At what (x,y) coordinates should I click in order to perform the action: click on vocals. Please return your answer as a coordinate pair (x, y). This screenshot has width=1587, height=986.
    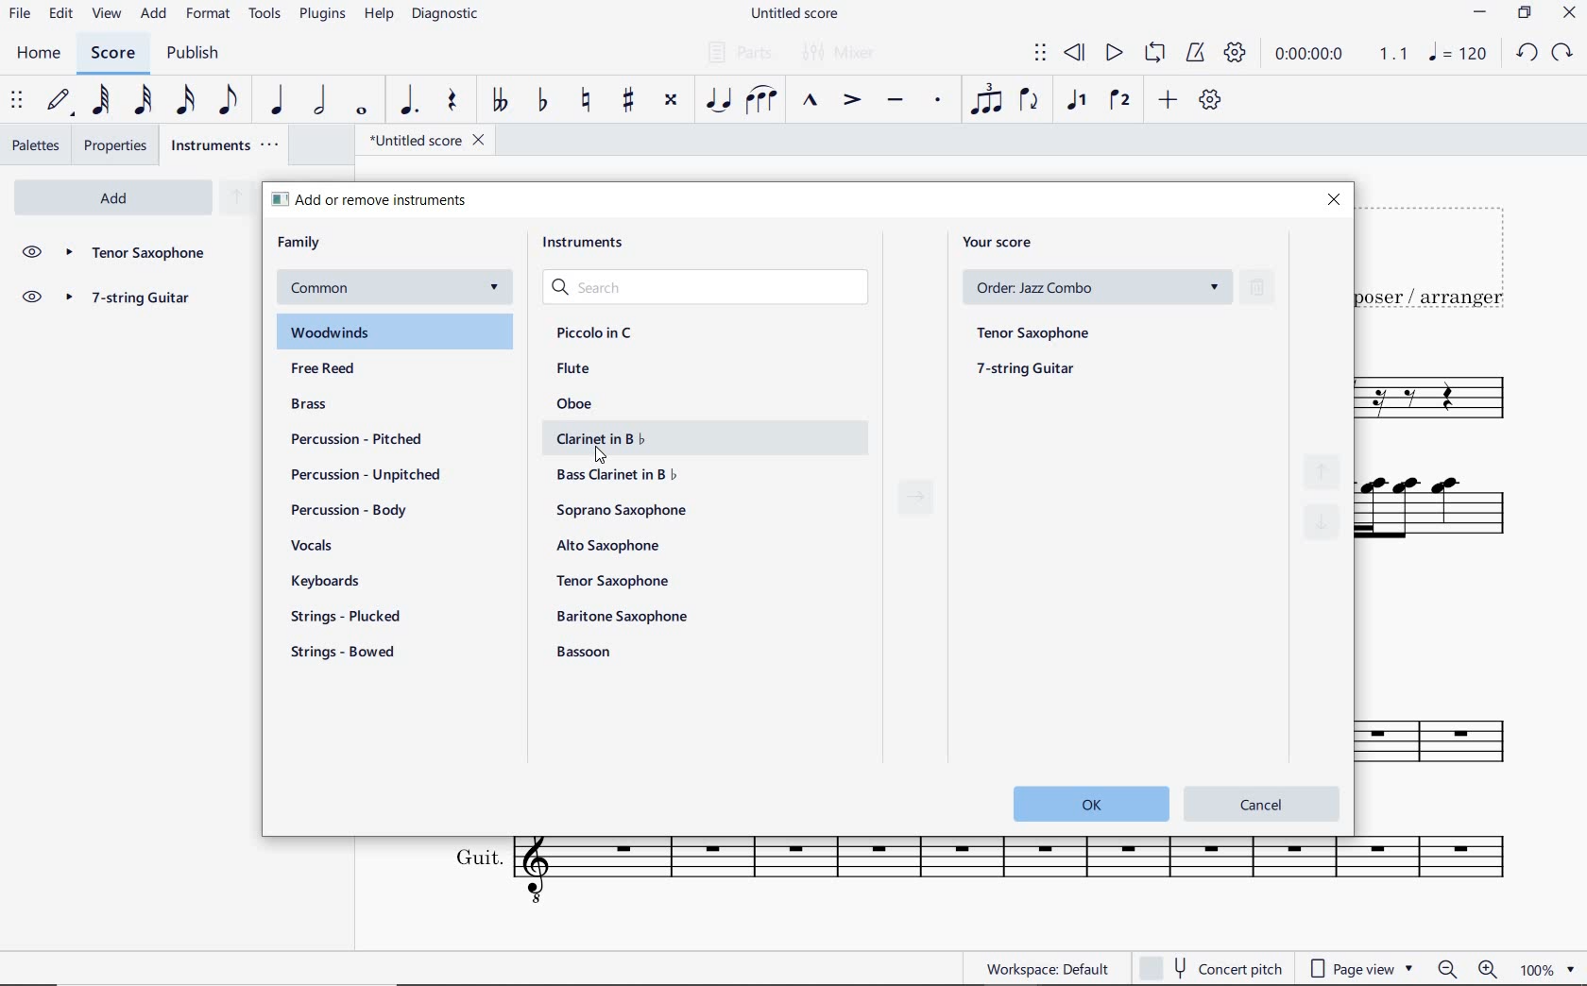
    Looking at the image, I should click on (313, 547).